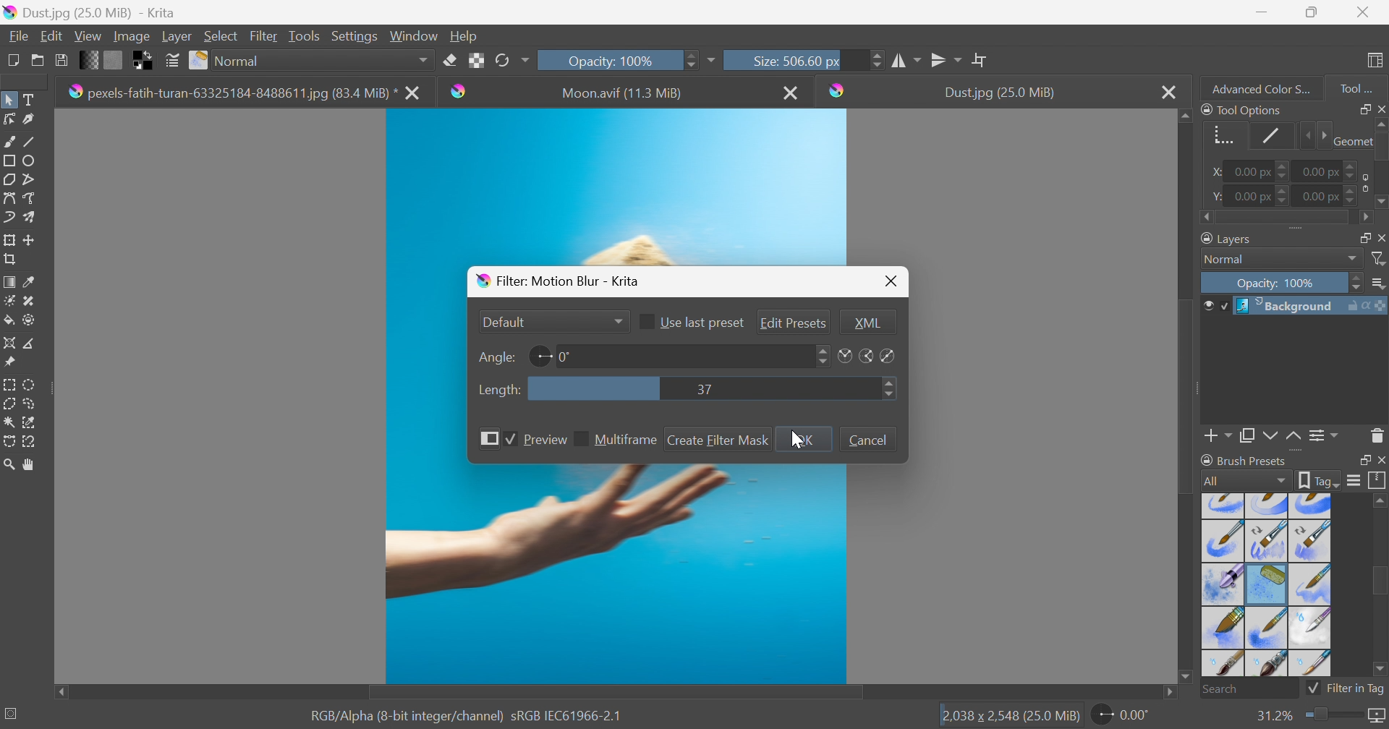 The width and height of the screenshot is (1389, 729). Describe the element at coordinates (628, 440) in the screenshot. I see `Multiframe` at that location.